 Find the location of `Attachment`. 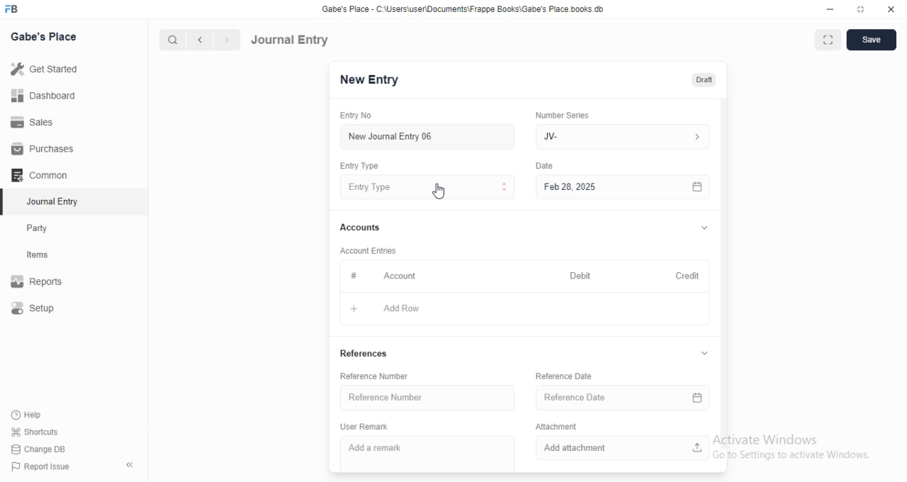

Attachment is located at coordinates (563, 426).